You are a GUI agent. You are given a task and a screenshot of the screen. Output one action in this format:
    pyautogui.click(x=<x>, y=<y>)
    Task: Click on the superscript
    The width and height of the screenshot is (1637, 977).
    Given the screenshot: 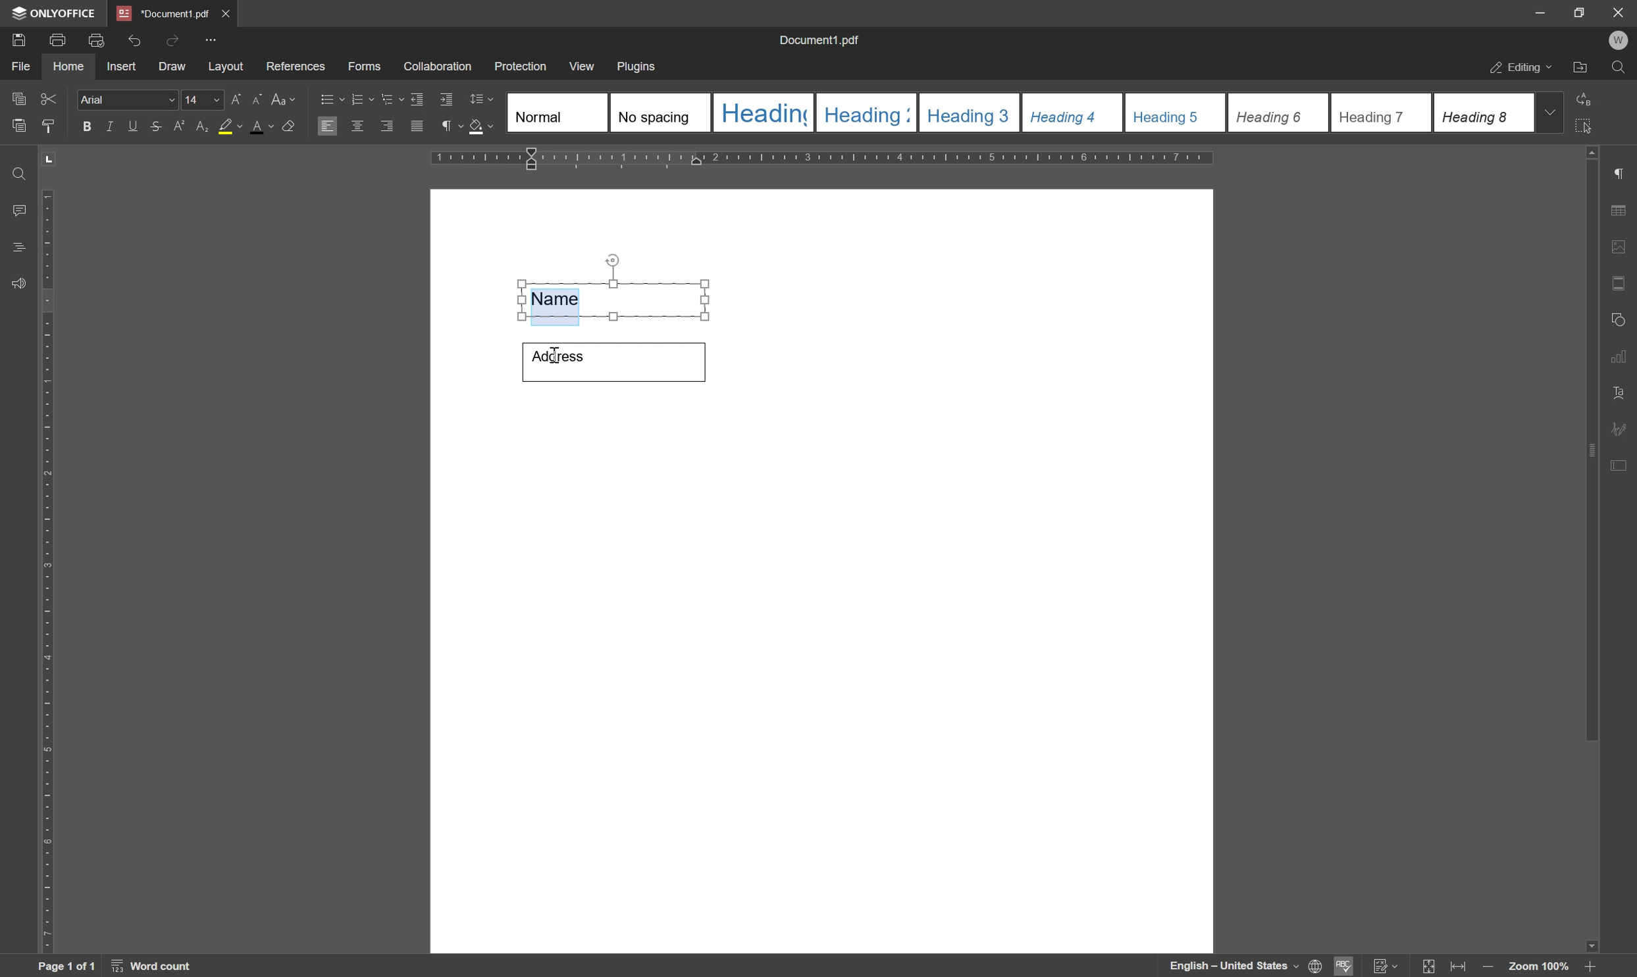 What is the action you would take?
    pyautogui.click(x=179, y=126)
    